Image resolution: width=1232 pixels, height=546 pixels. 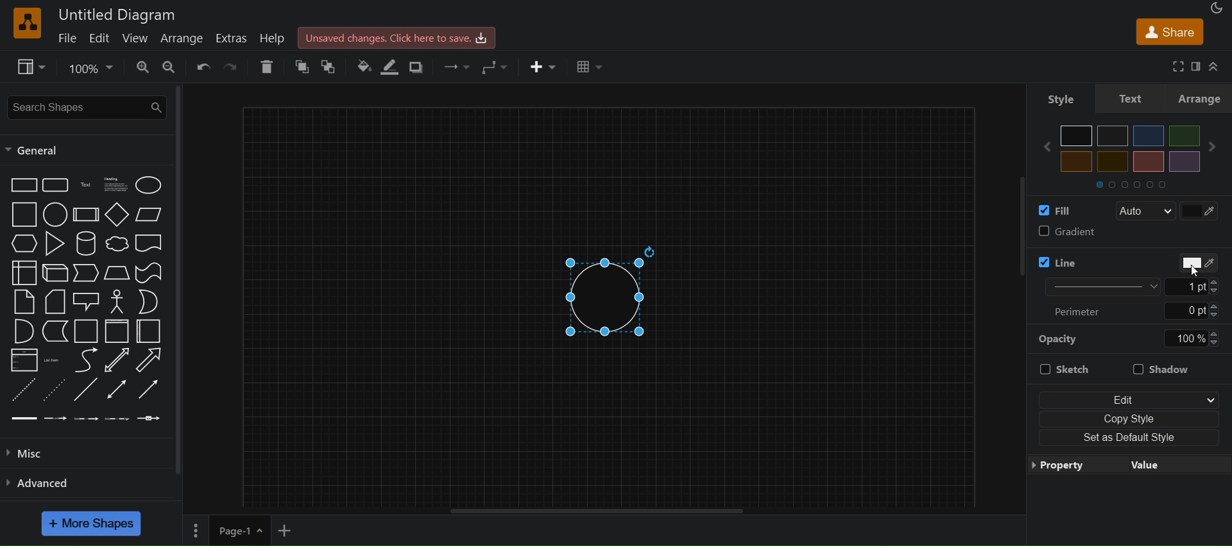 I want to click on zoom out, so click(x=172, y=67).